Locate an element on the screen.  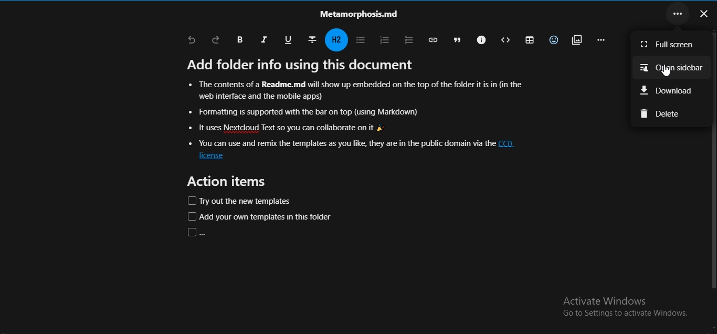
insert link is located at coordinates (432, 39).